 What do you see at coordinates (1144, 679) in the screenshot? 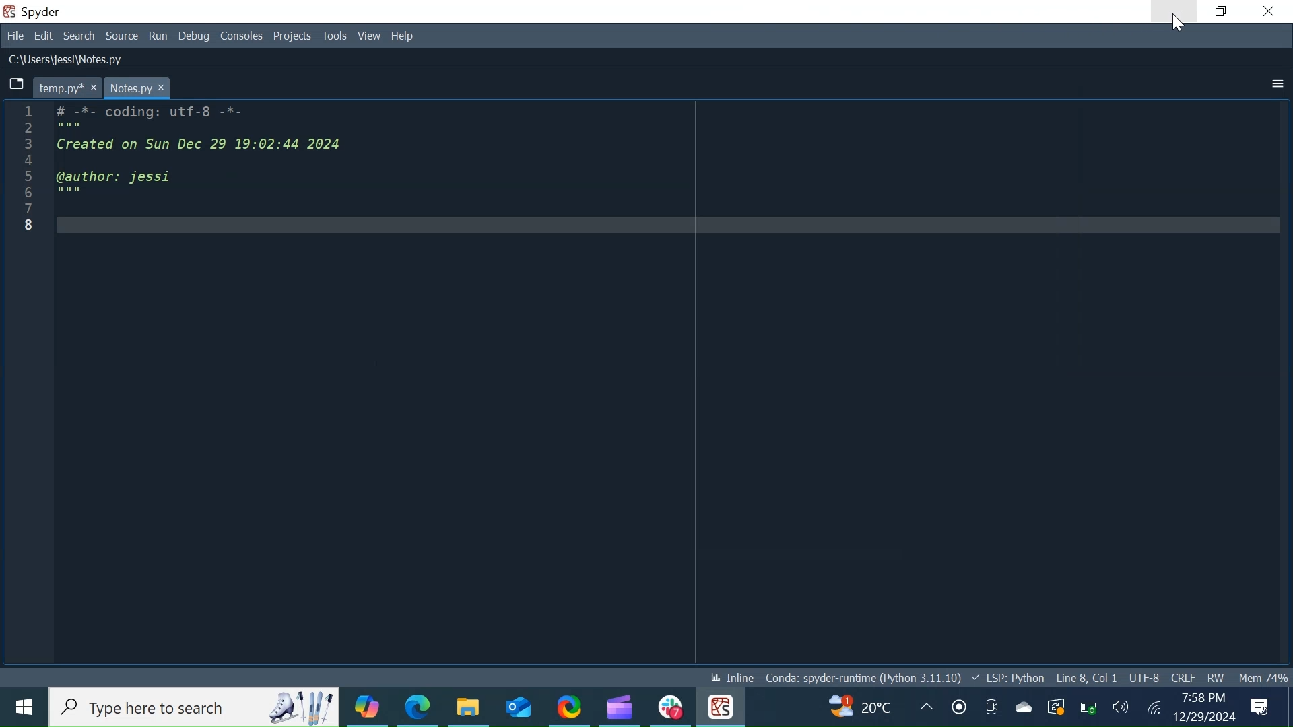
I see `File Encoding` at bounding box center [1144, 679].